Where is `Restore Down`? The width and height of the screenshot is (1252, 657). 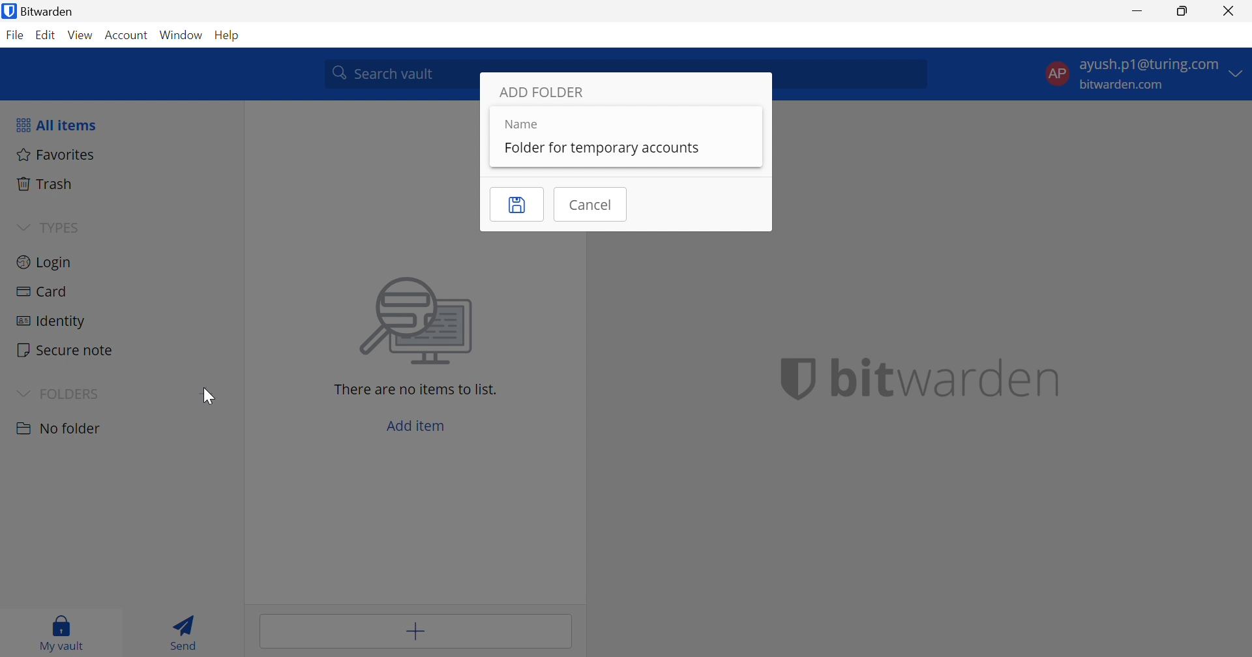
Restore Down is located at coordinates (1184, 11).